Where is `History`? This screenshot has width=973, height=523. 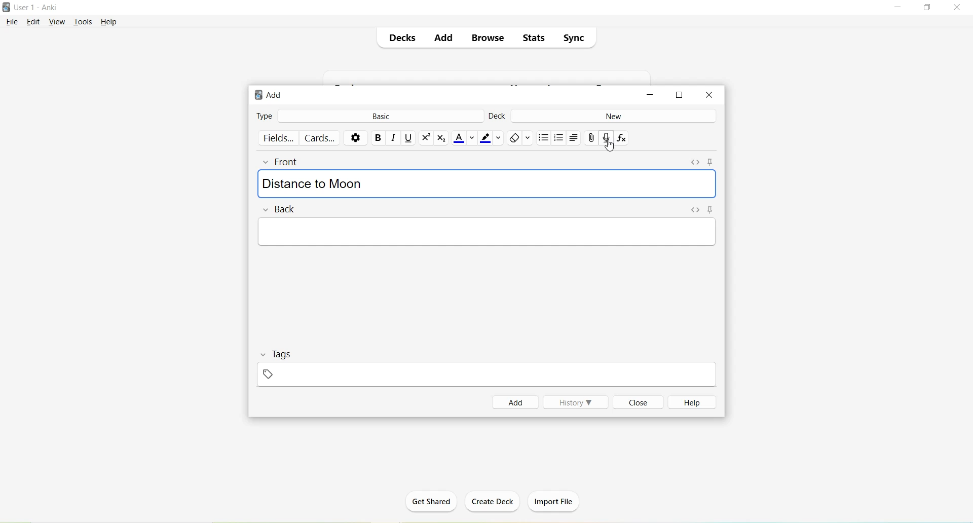
History is located at coordinates (576, 402).